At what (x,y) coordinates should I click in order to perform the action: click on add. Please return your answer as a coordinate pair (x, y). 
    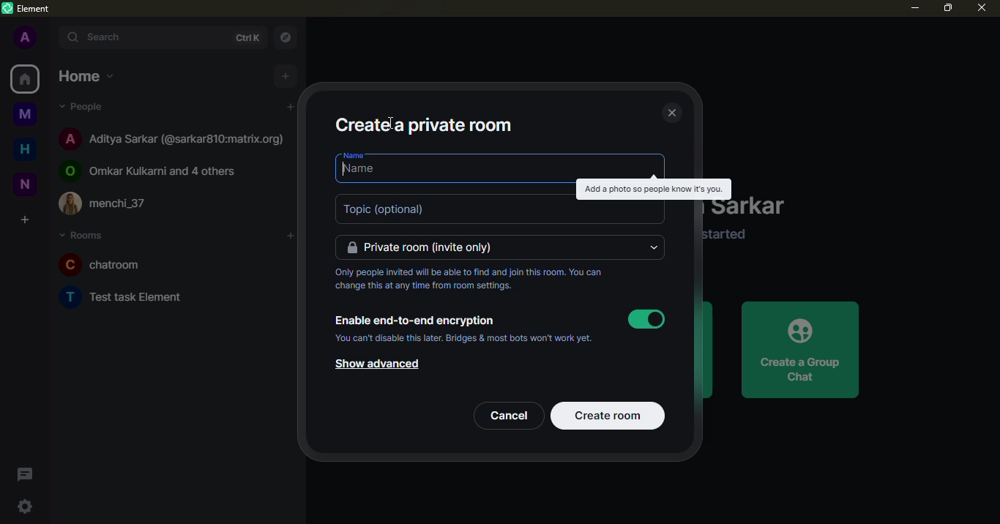
    Looking at the image, I should click on (291, 235).